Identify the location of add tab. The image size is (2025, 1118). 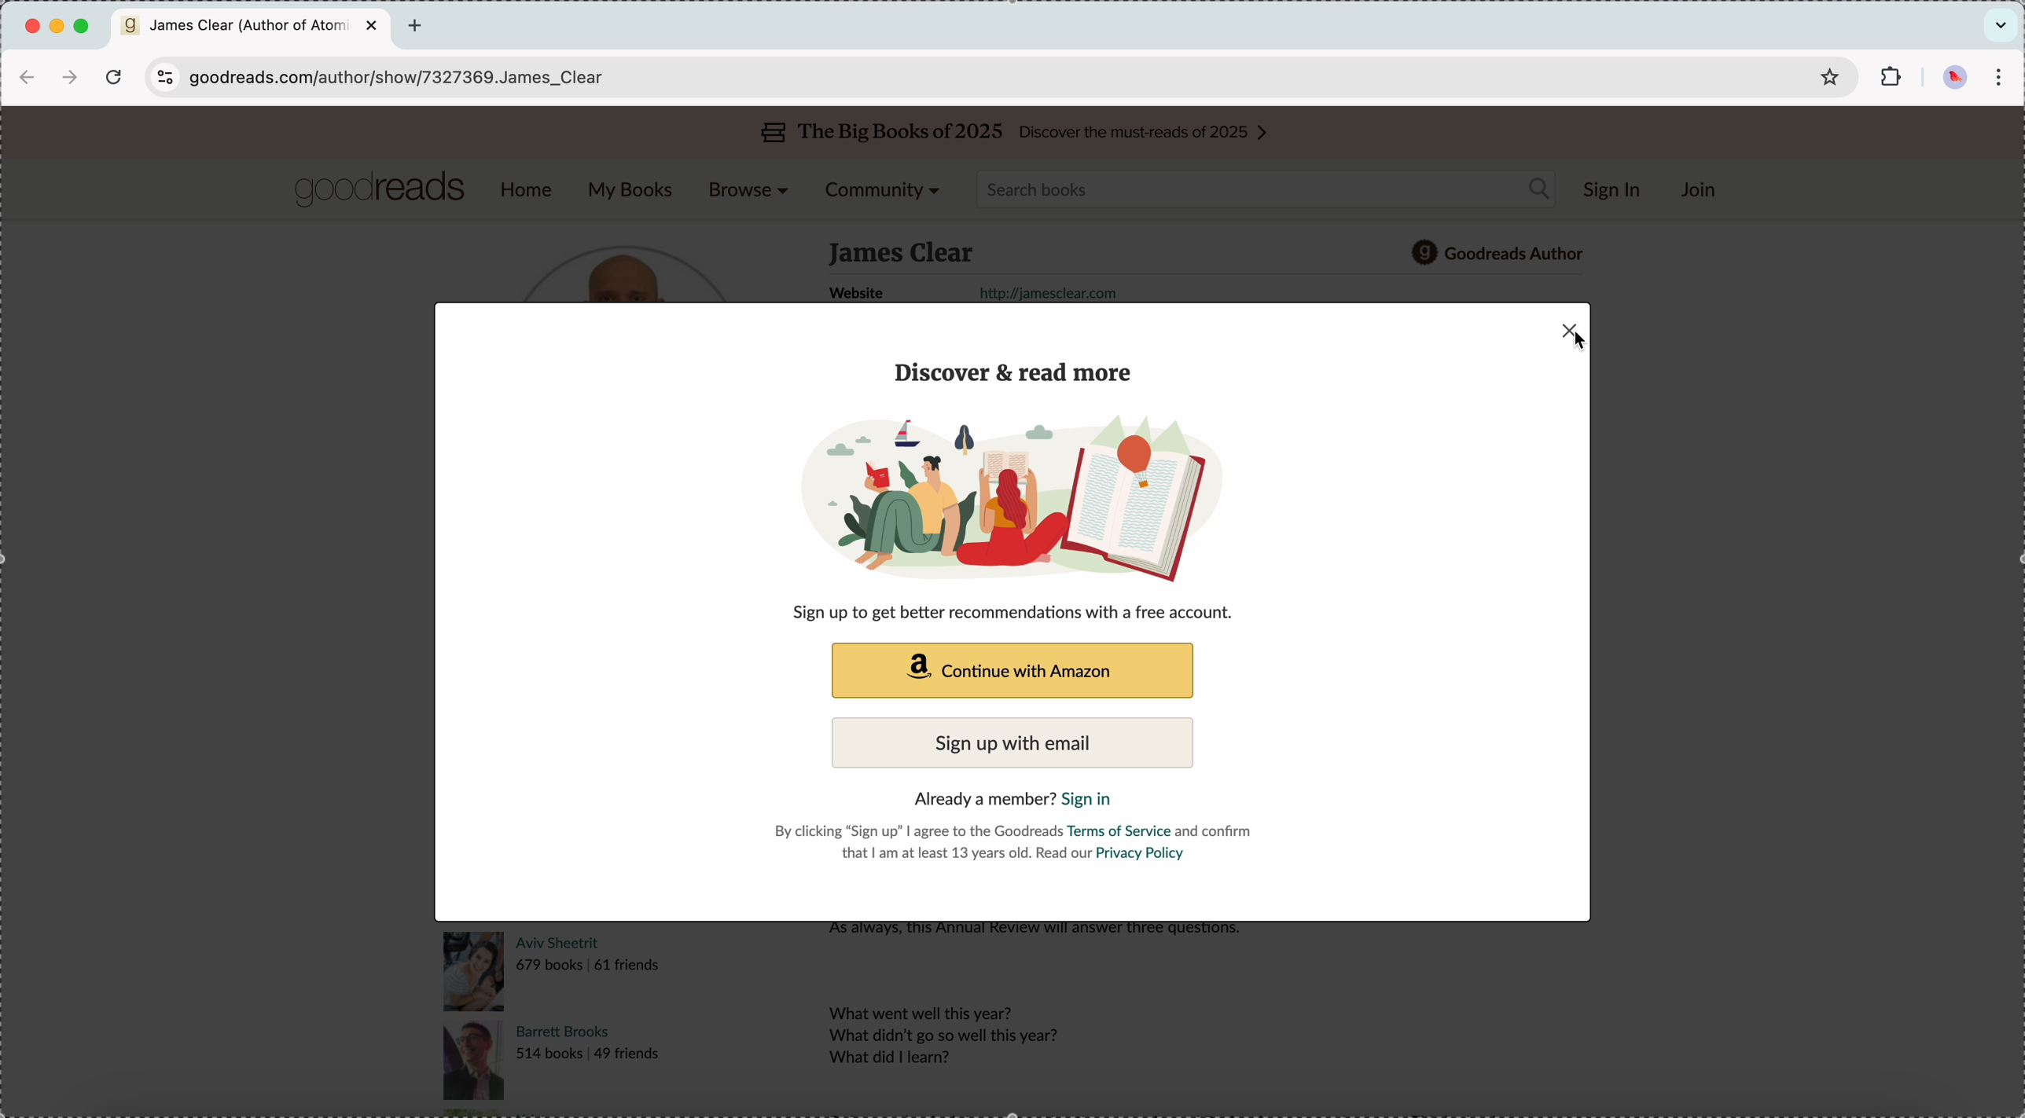
(417, 27).